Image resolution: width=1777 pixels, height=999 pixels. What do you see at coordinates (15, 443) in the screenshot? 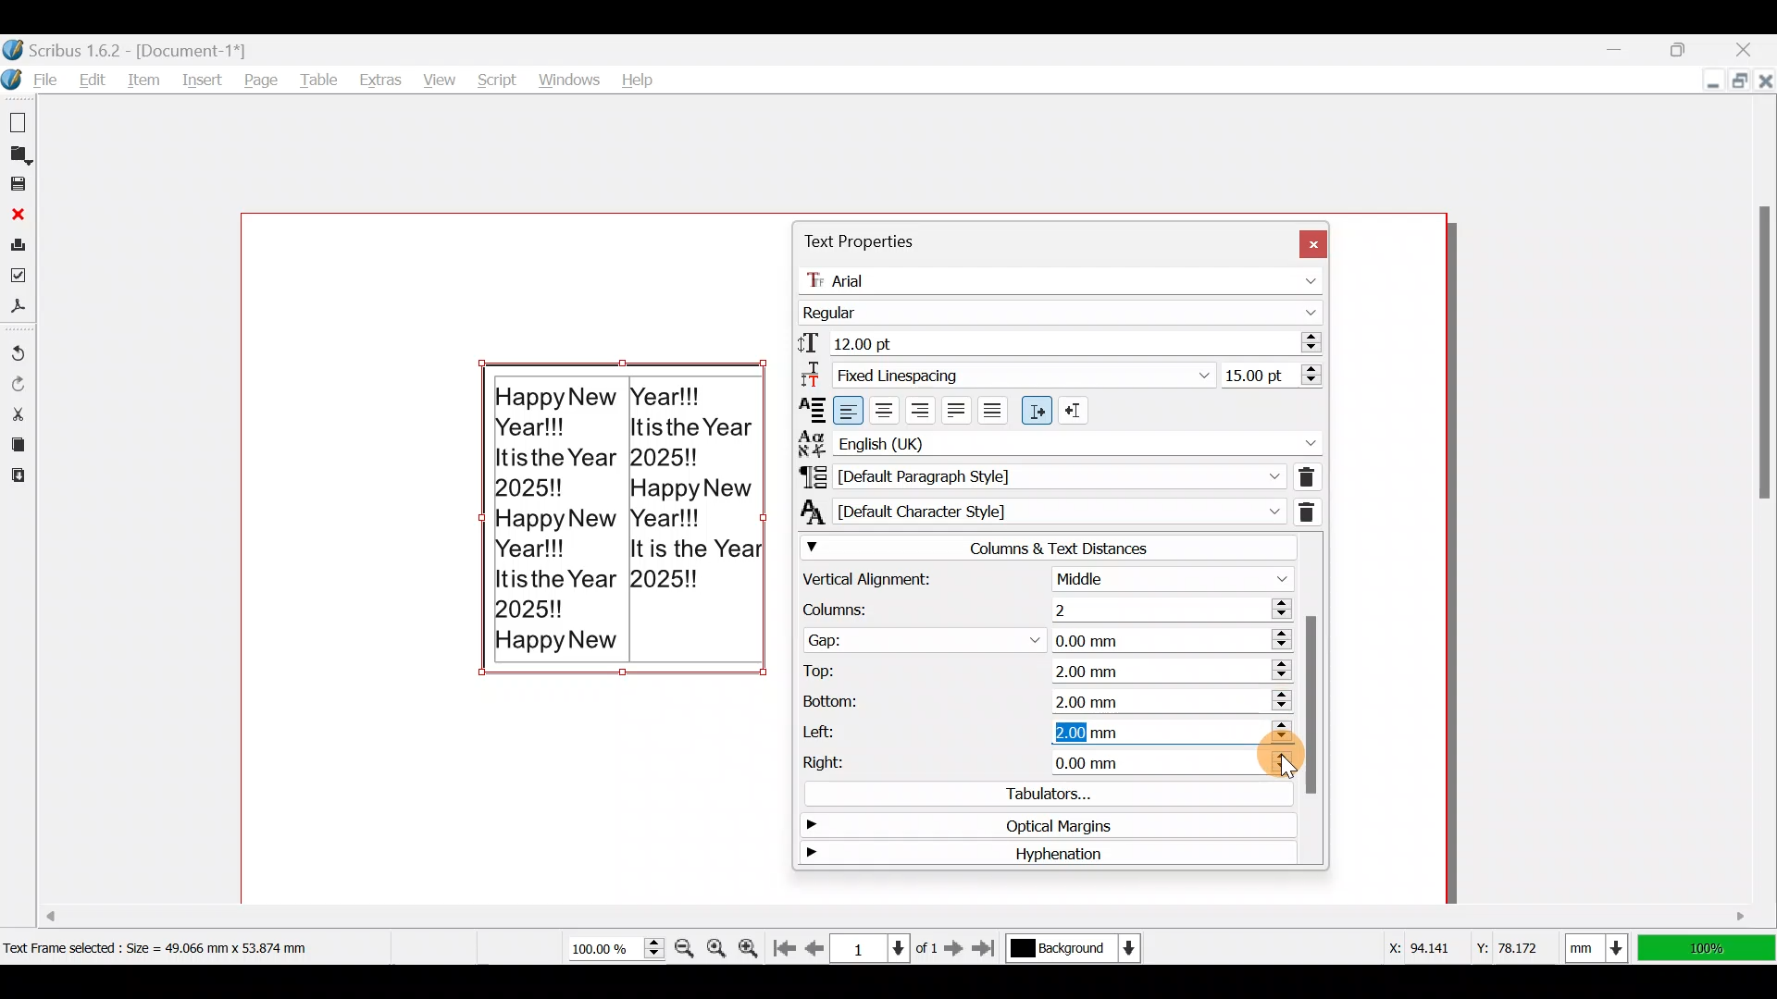
I see `Copy` at bounding box center [15, 443].